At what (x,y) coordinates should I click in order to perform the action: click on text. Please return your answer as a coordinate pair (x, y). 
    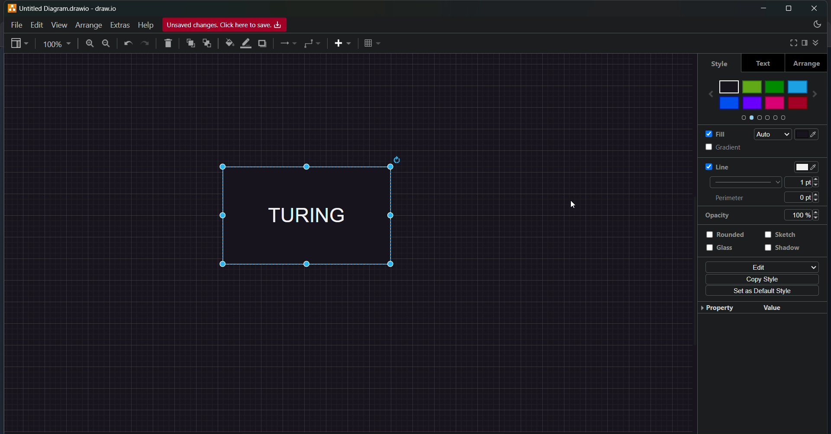
    Looking at the image, I should click on (763, 63).